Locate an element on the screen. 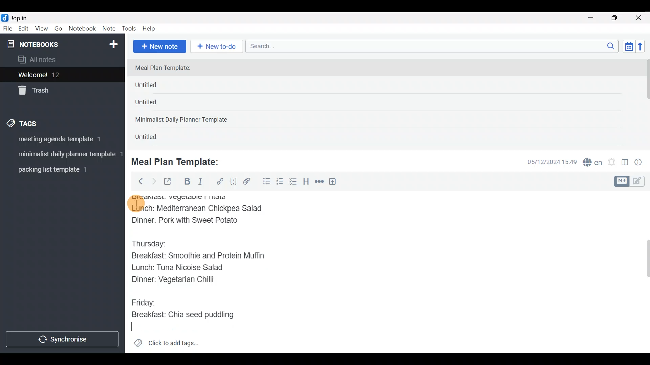  Maximize is located at coordinates (619, 18).